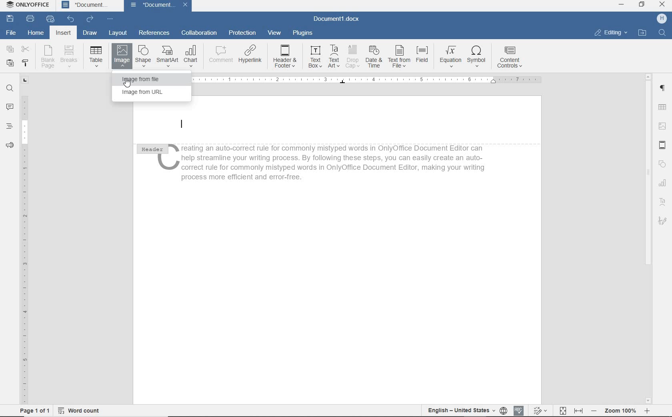 The height and width of the screenshot is (417, 672). Describe the element at coordinates (662, 107) in the screenshot. I see `TABLE` at that location.